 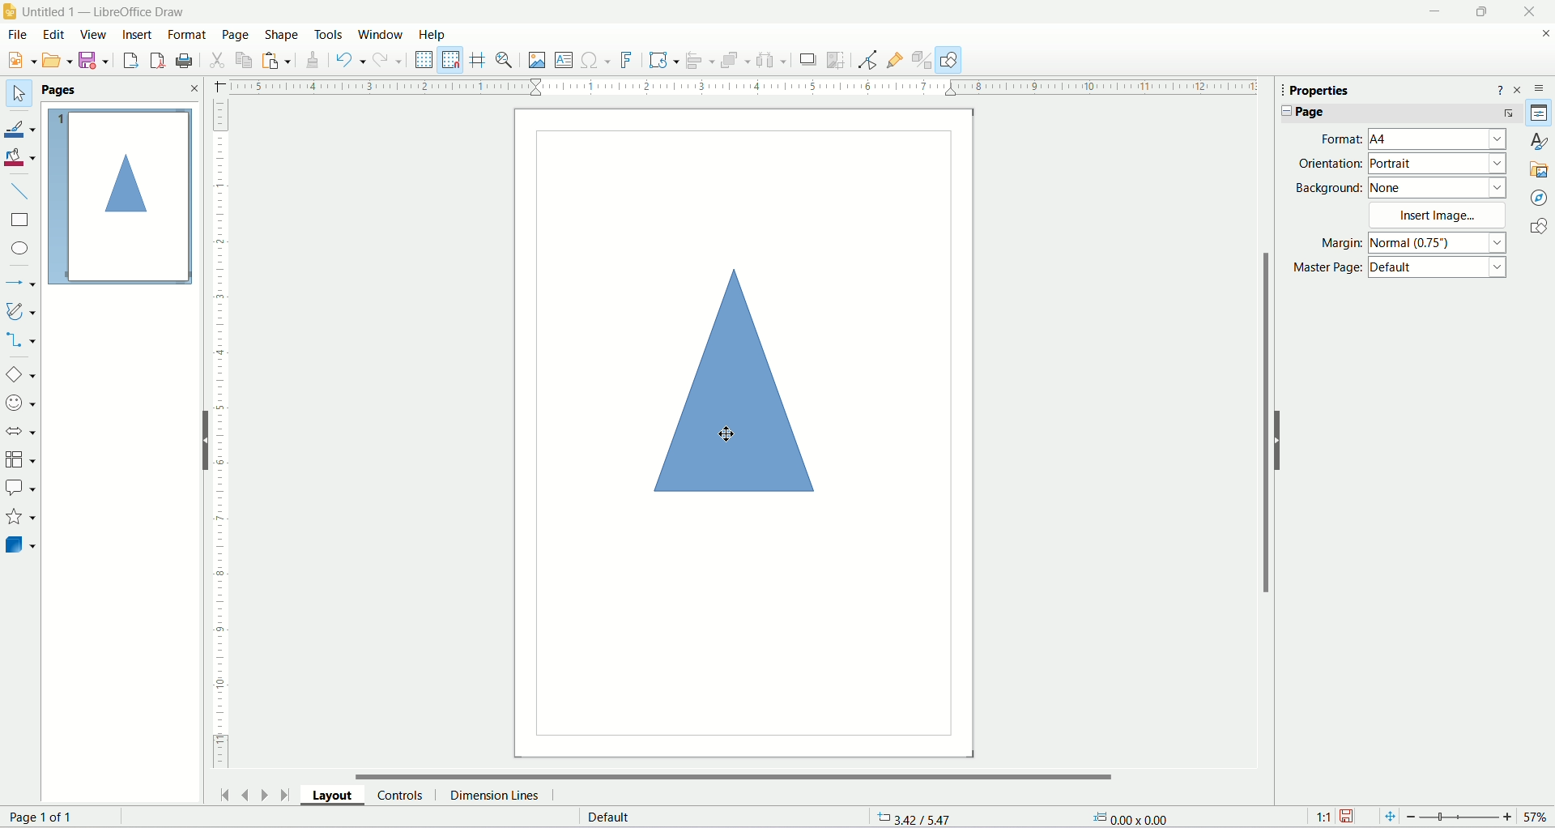 I want to click on Basic Shapes, so click(x=21, y=373).